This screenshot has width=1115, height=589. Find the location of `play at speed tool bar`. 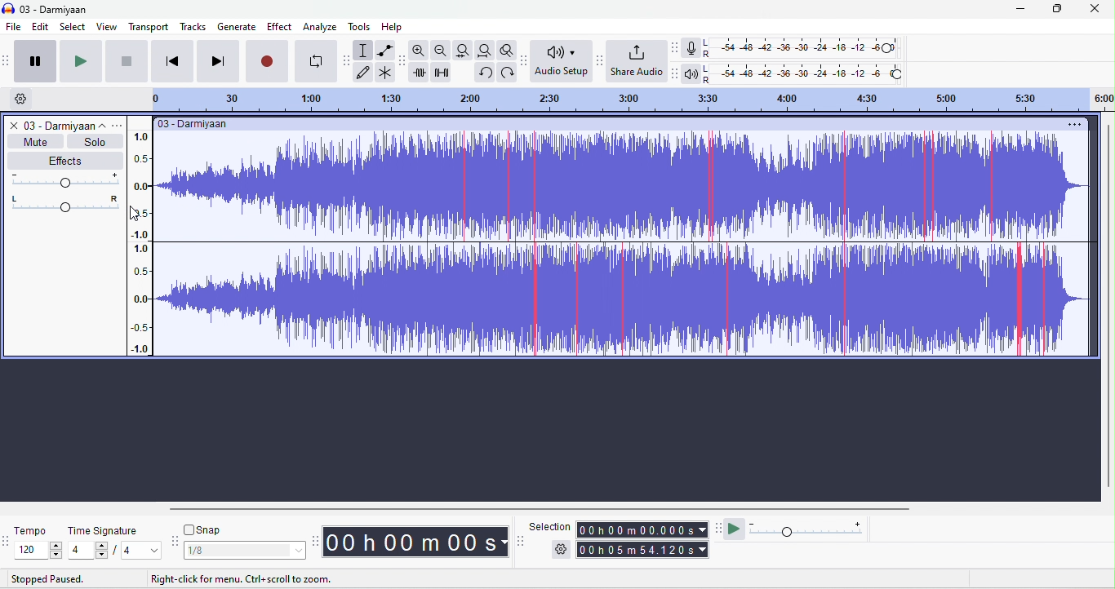

play at speed tool bar is located at coordinates (719, 529).